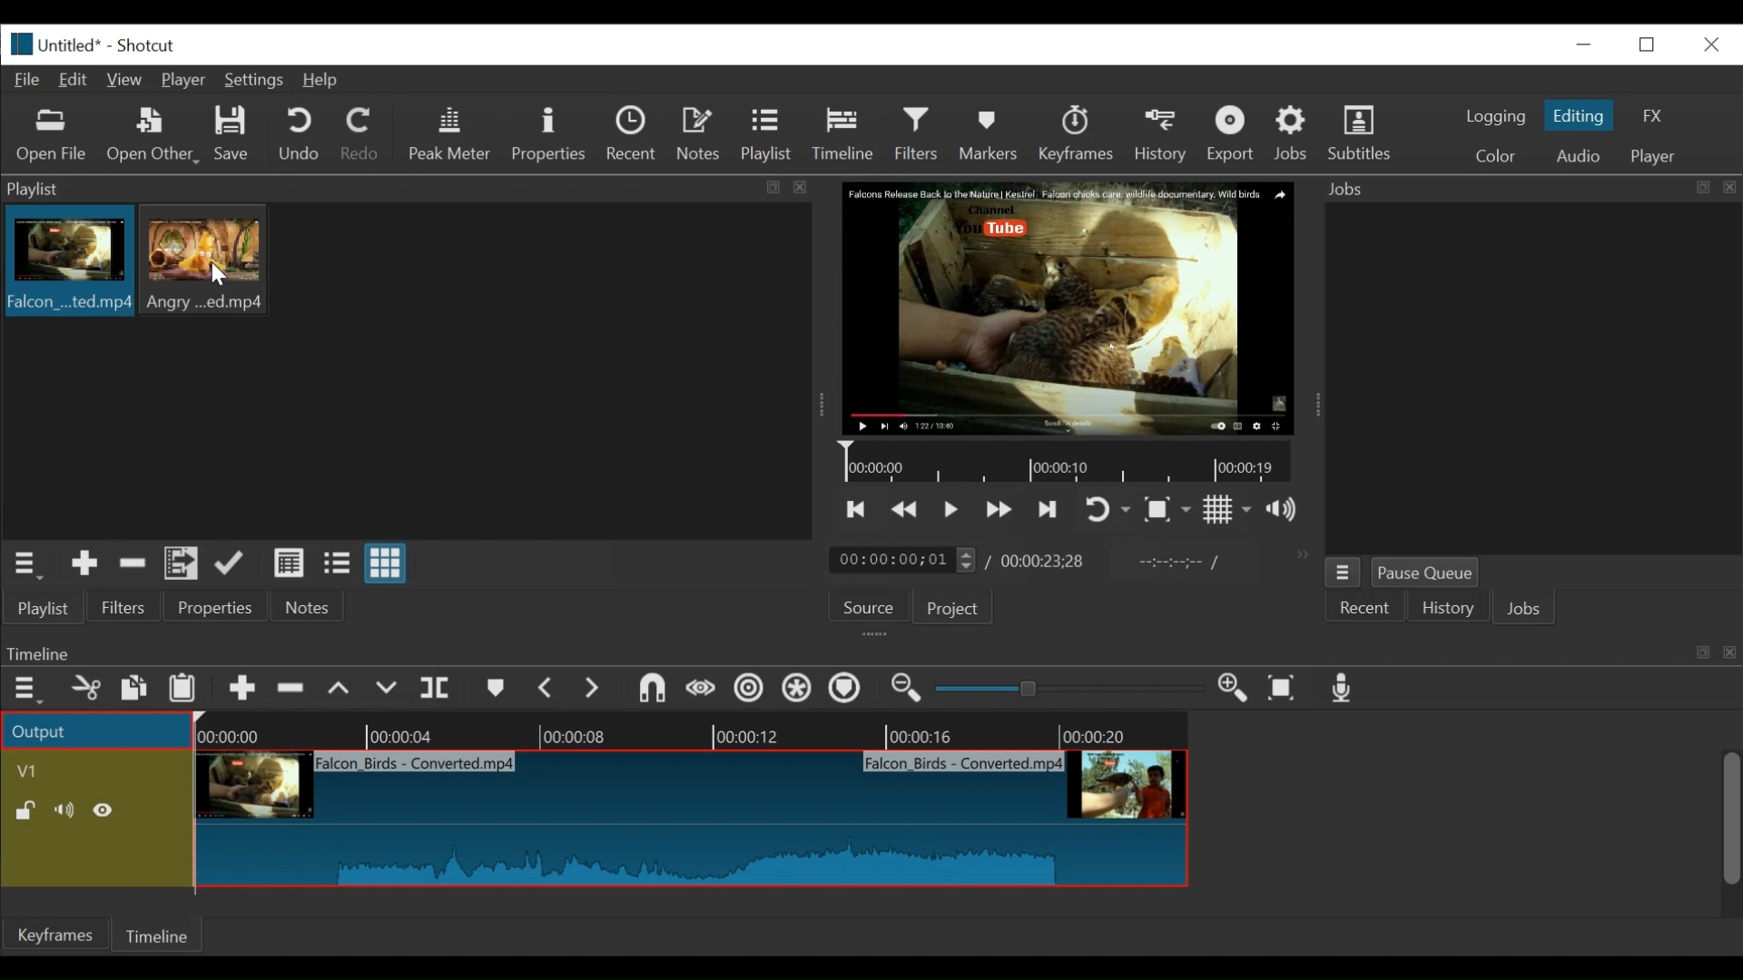 This screenshot has width=1743, height=980. Describe the element at coordinates (1289, 511) in the screenshot. I see `show volume control` at that location.